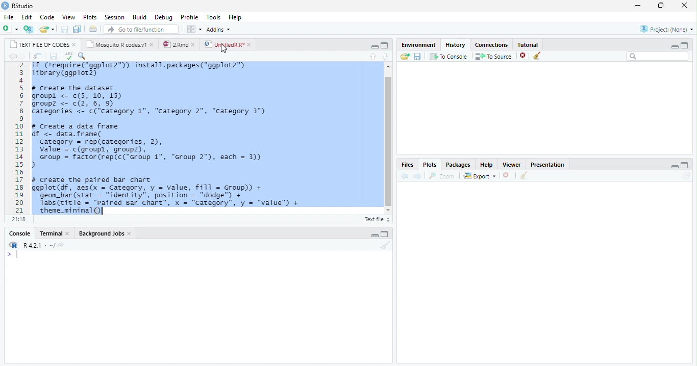  Describe the element at coordinates (666, 28) in the screenshot. I see `project (none)` at that location.